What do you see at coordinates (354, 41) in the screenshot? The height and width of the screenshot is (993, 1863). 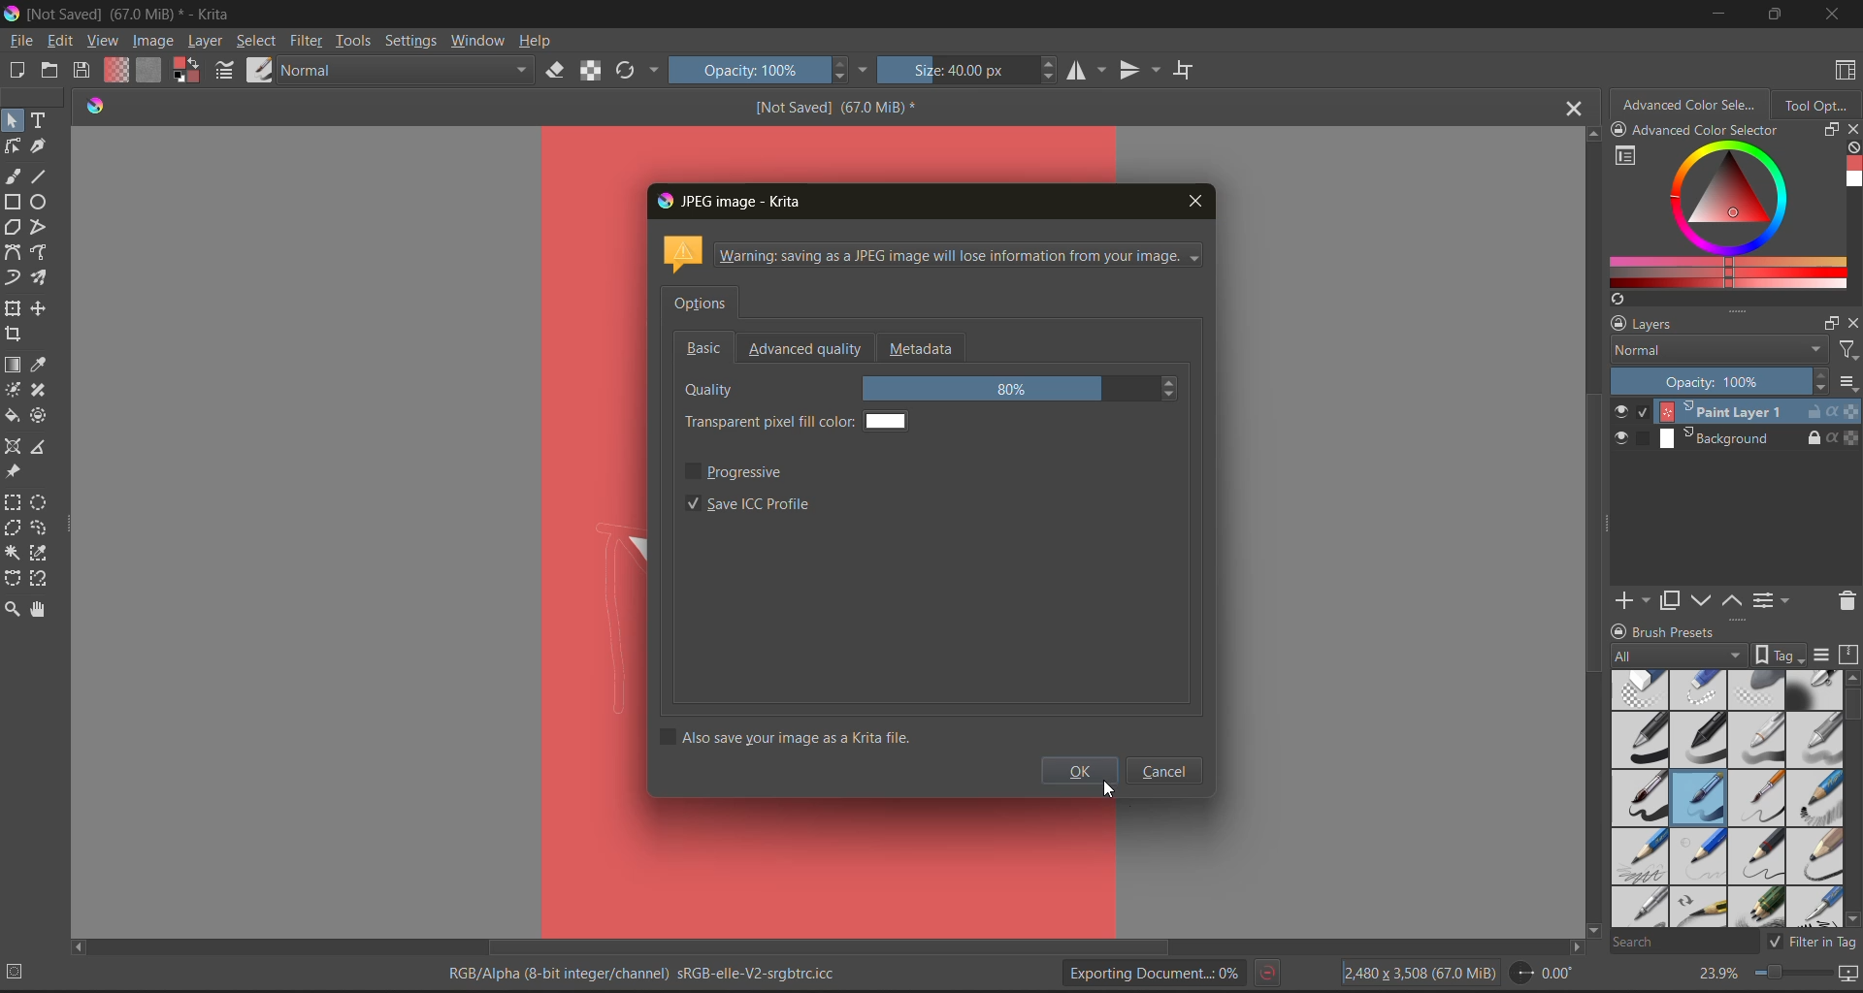 I see `tools` at bounding box center [354, 41].